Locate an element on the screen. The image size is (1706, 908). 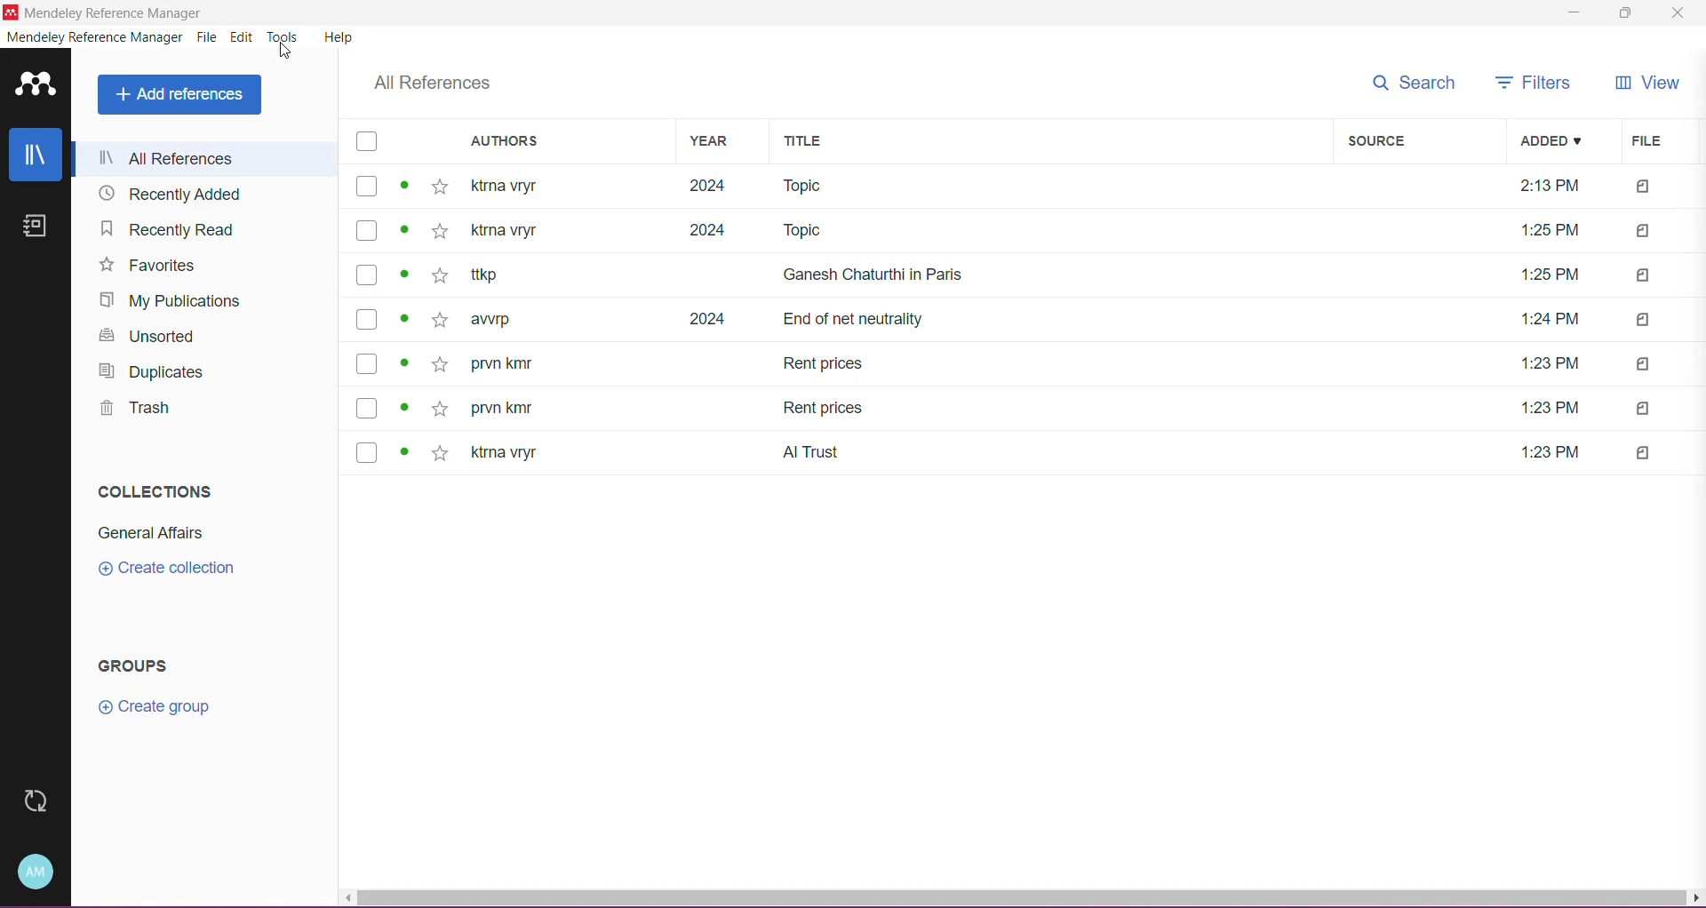
checkbox is located at coordinates (369, 407).